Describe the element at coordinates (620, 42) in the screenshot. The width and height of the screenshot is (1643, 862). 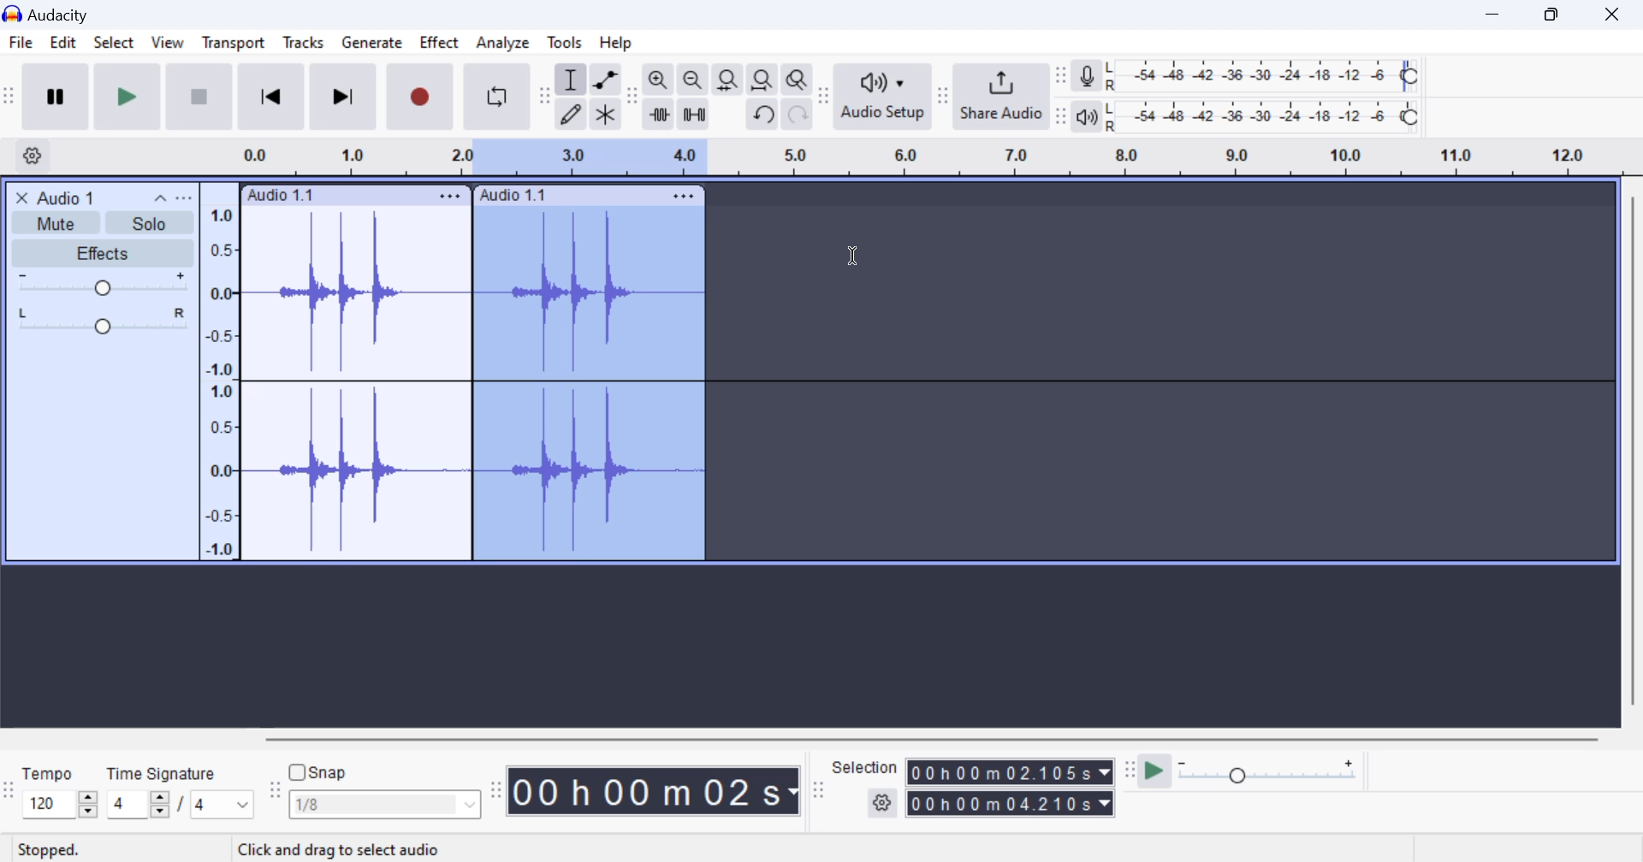
I see `Help` at that location.